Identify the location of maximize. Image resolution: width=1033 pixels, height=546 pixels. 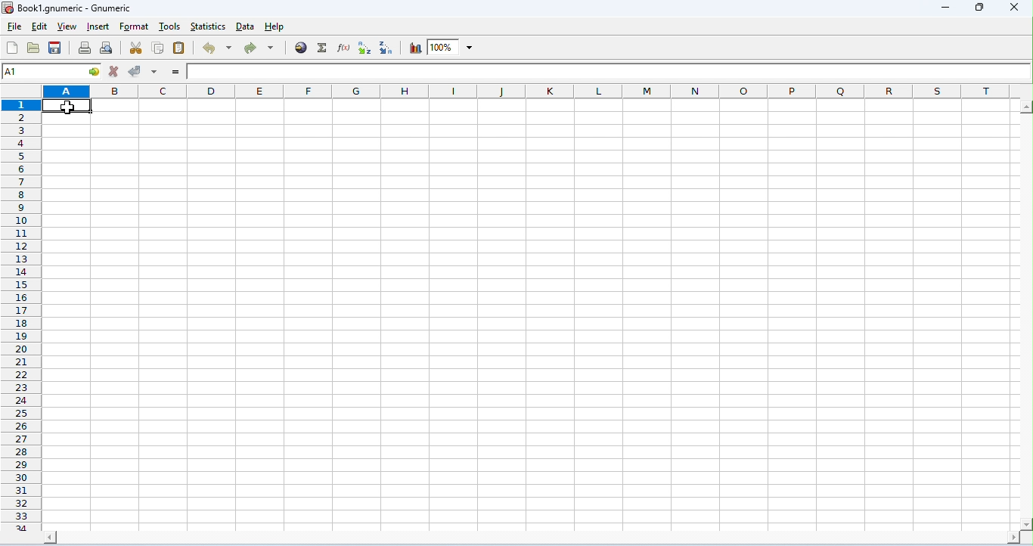
(978, 8).